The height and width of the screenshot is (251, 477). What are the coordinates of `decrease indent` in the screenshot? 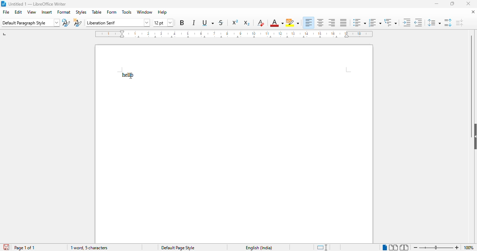 It's located at (418, 22).